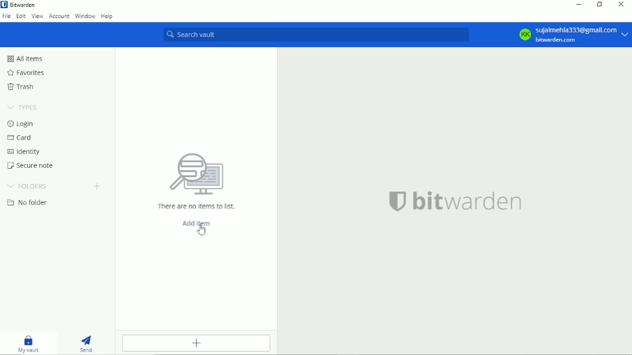  What do you see at coordinates (579, 5) in the screenshot?
I see `Minimize` at bounding box center [579, 5].